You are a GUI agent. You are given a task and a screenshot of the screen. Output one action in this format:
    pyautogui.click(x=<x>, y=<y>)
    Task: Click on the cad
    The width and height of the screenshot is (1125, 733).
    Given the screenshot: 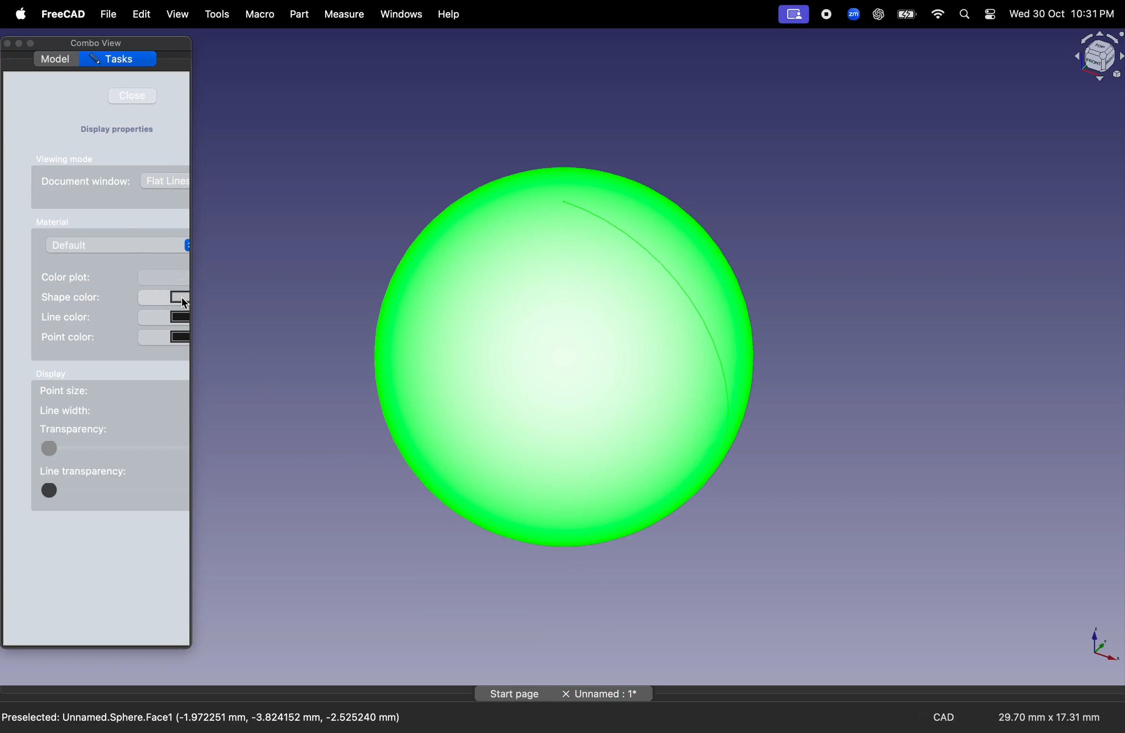 What is the action you would take?
    pyautogui.click(x=947, y=717)
    